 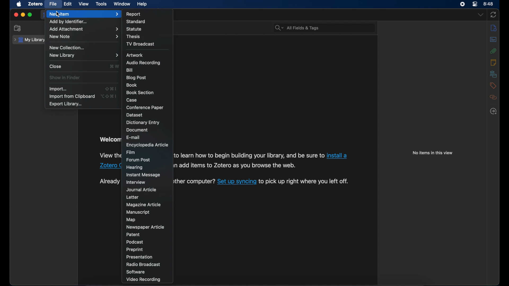 I want to click on patent, so click(x=133, y=235).